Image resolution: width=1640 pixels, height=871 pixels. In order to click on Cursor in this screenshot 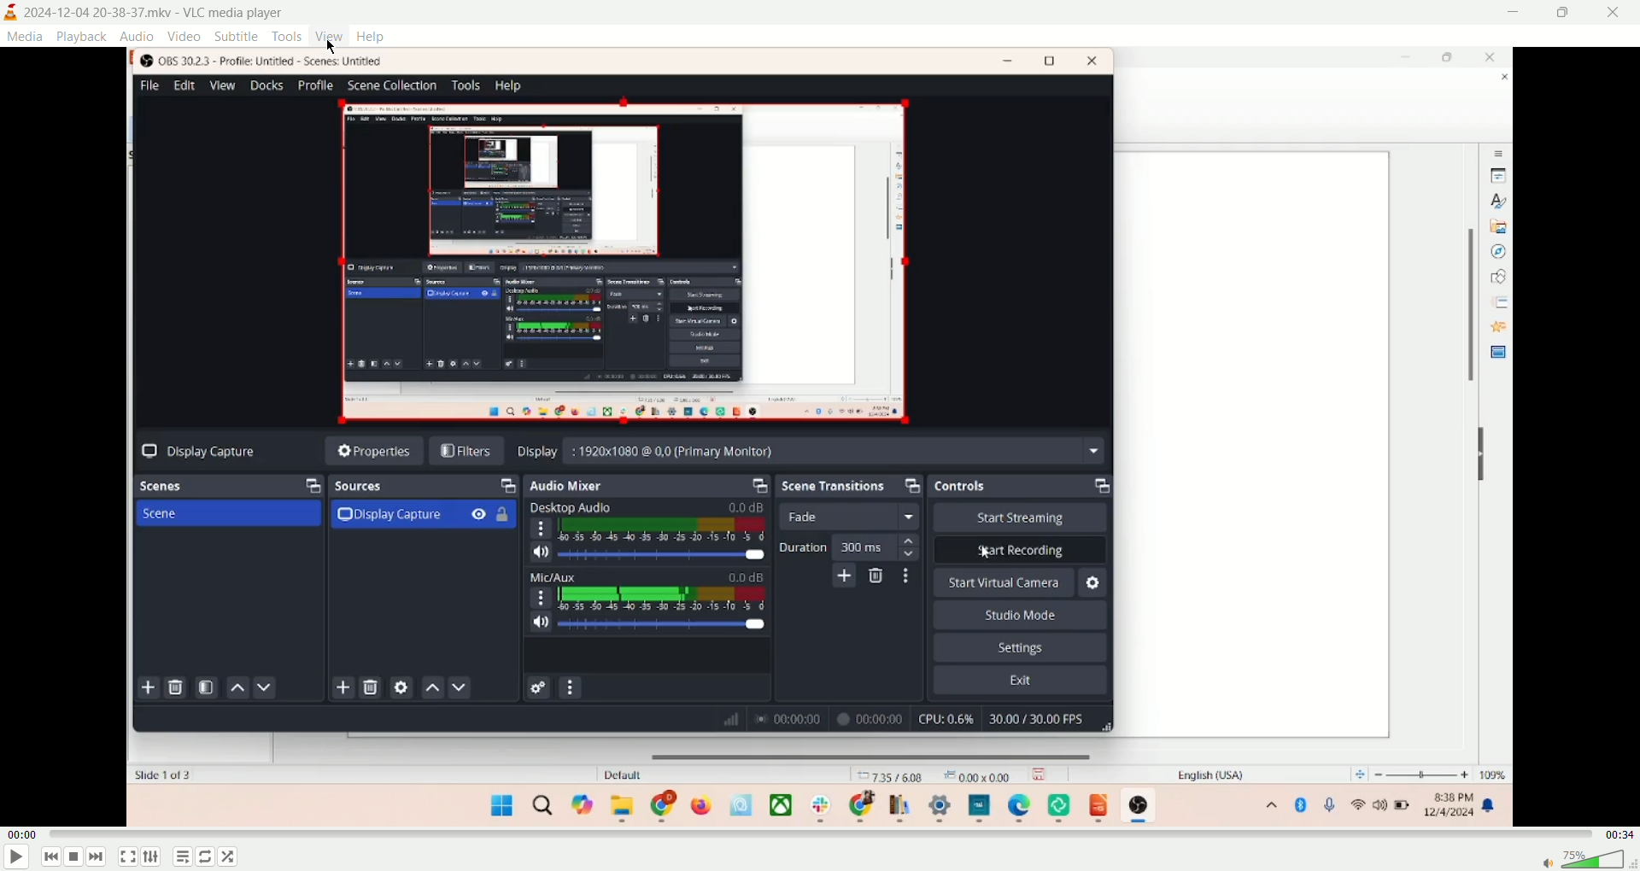, I will do `click(334, 44)`.